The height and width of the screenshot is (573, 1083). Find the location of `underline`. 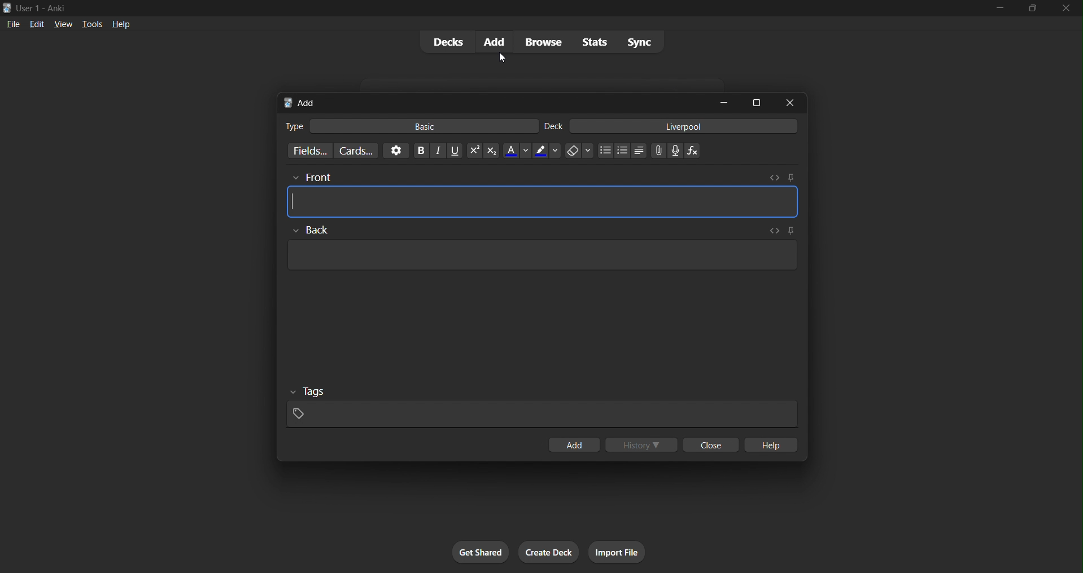

underline is located at coordinates (451, 150).